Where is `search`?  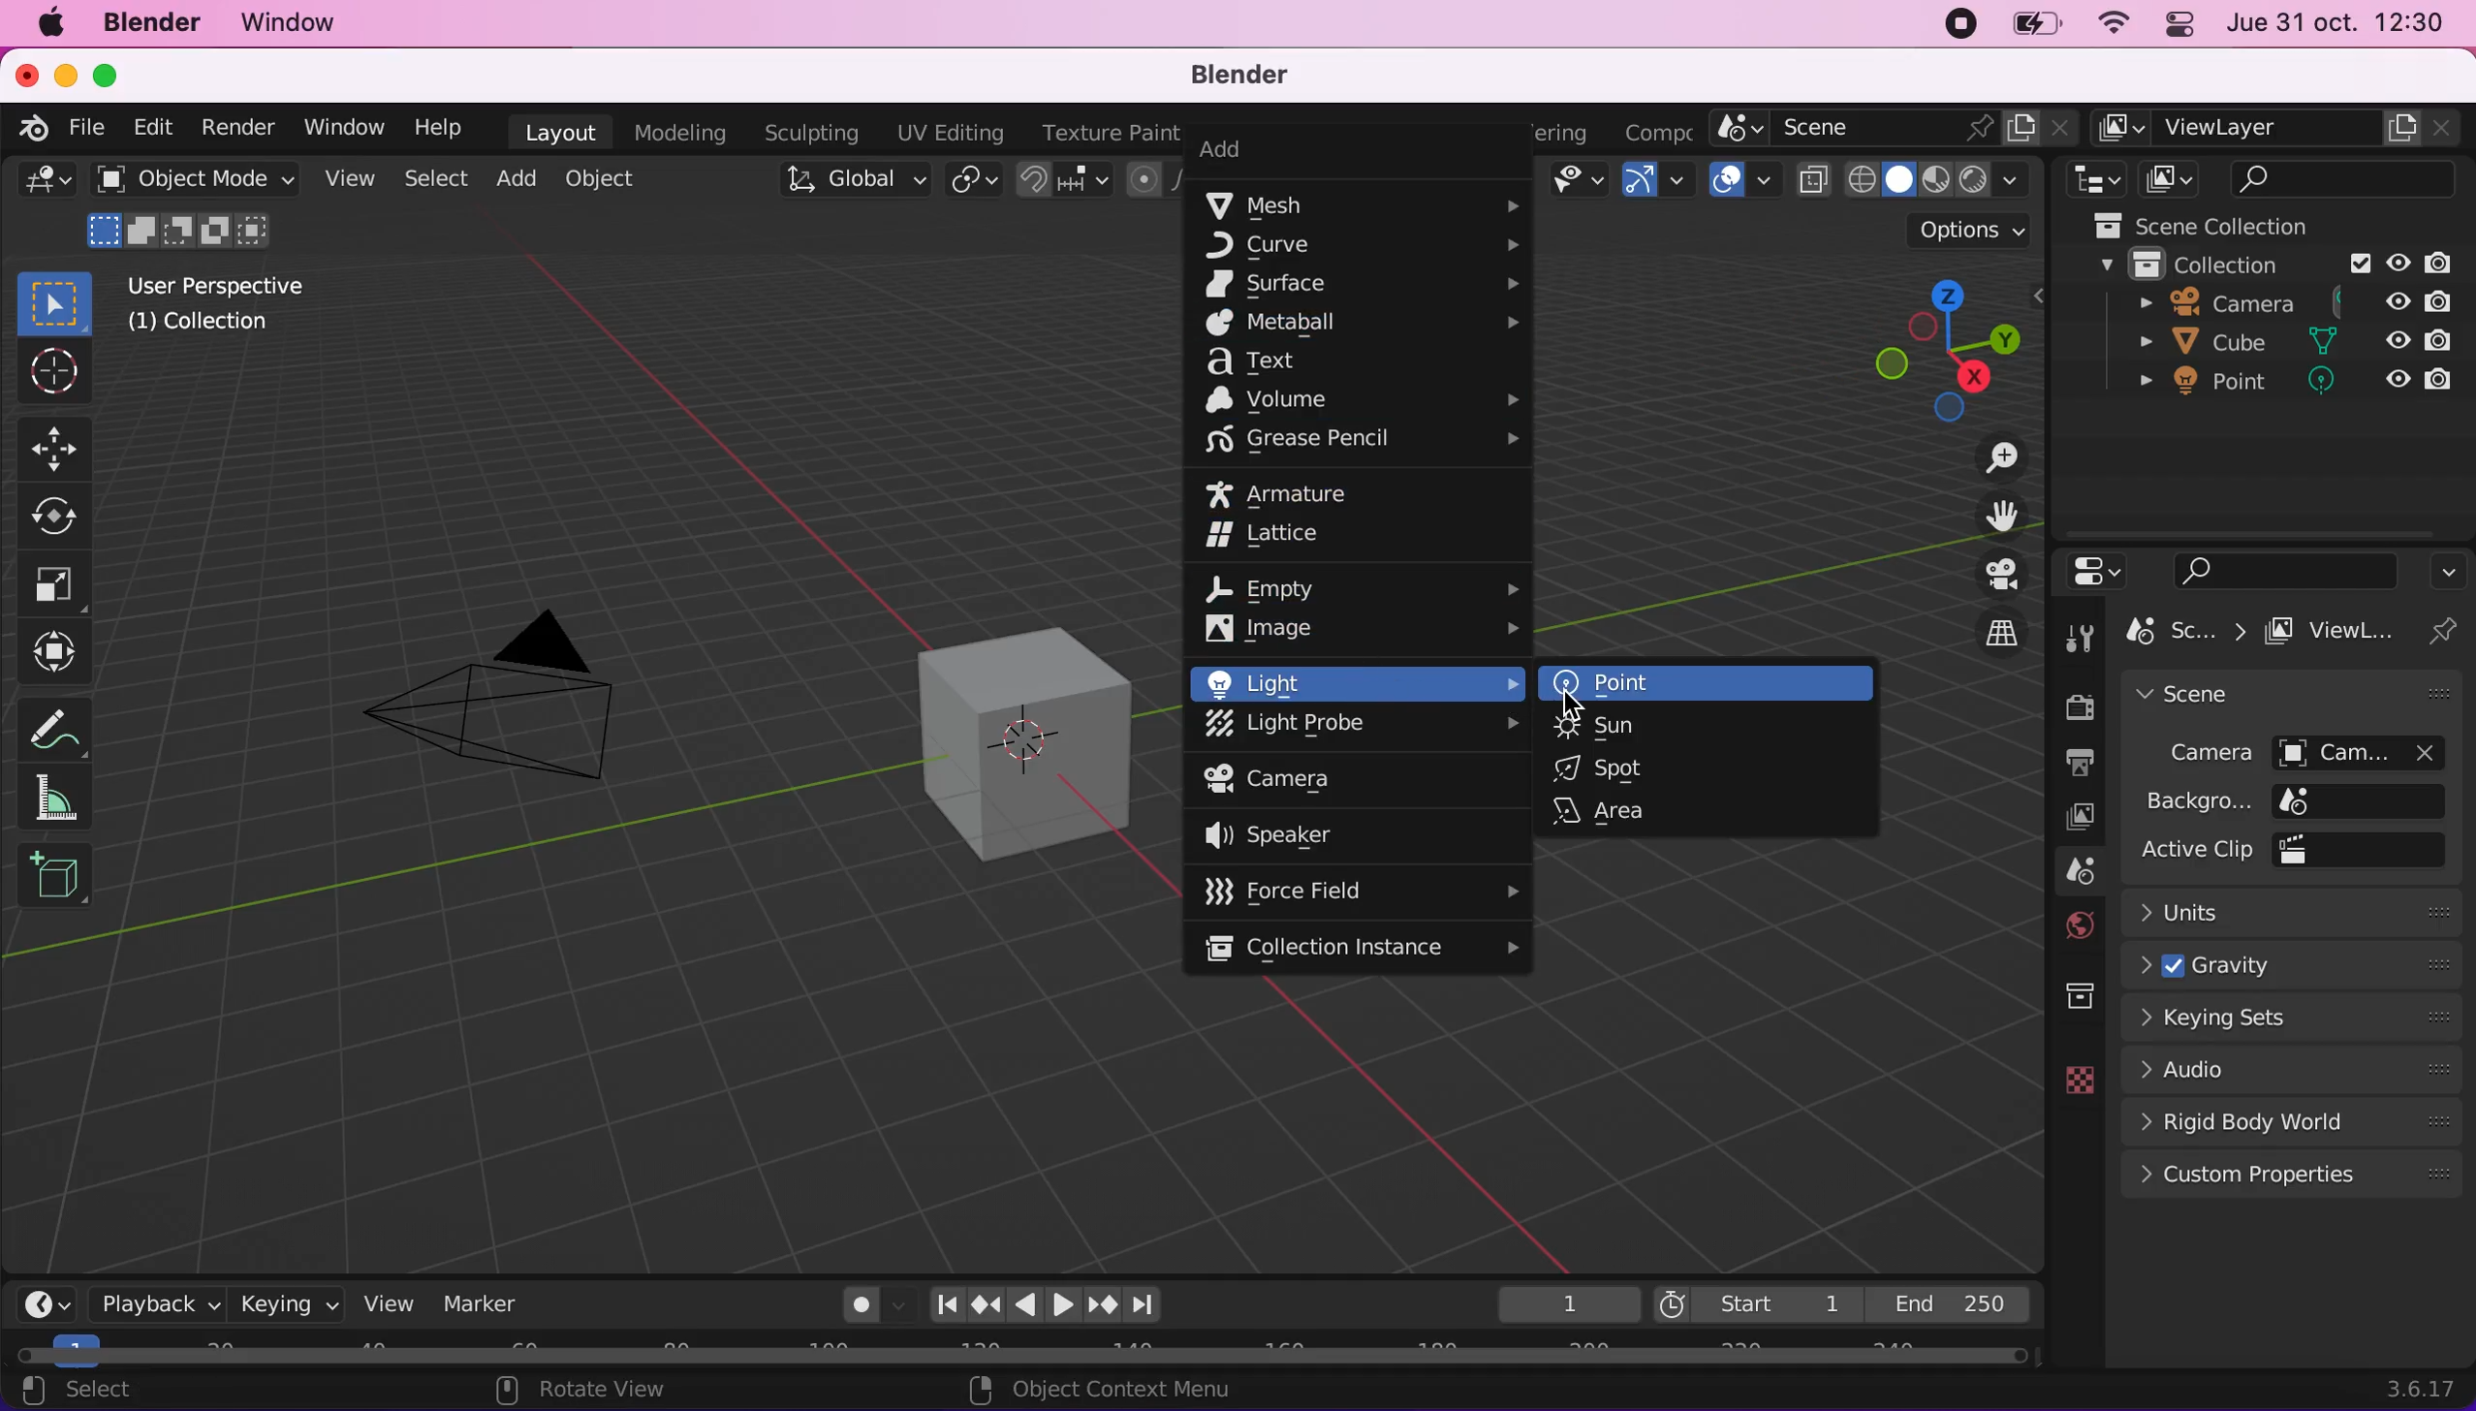
search is located at coordinates (2275, 570).